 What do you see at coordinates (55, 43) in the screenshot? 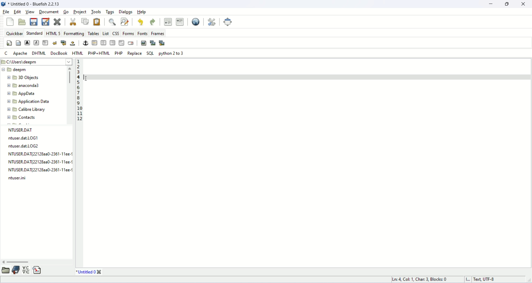
I see `break` at bounding box center [55, 43].